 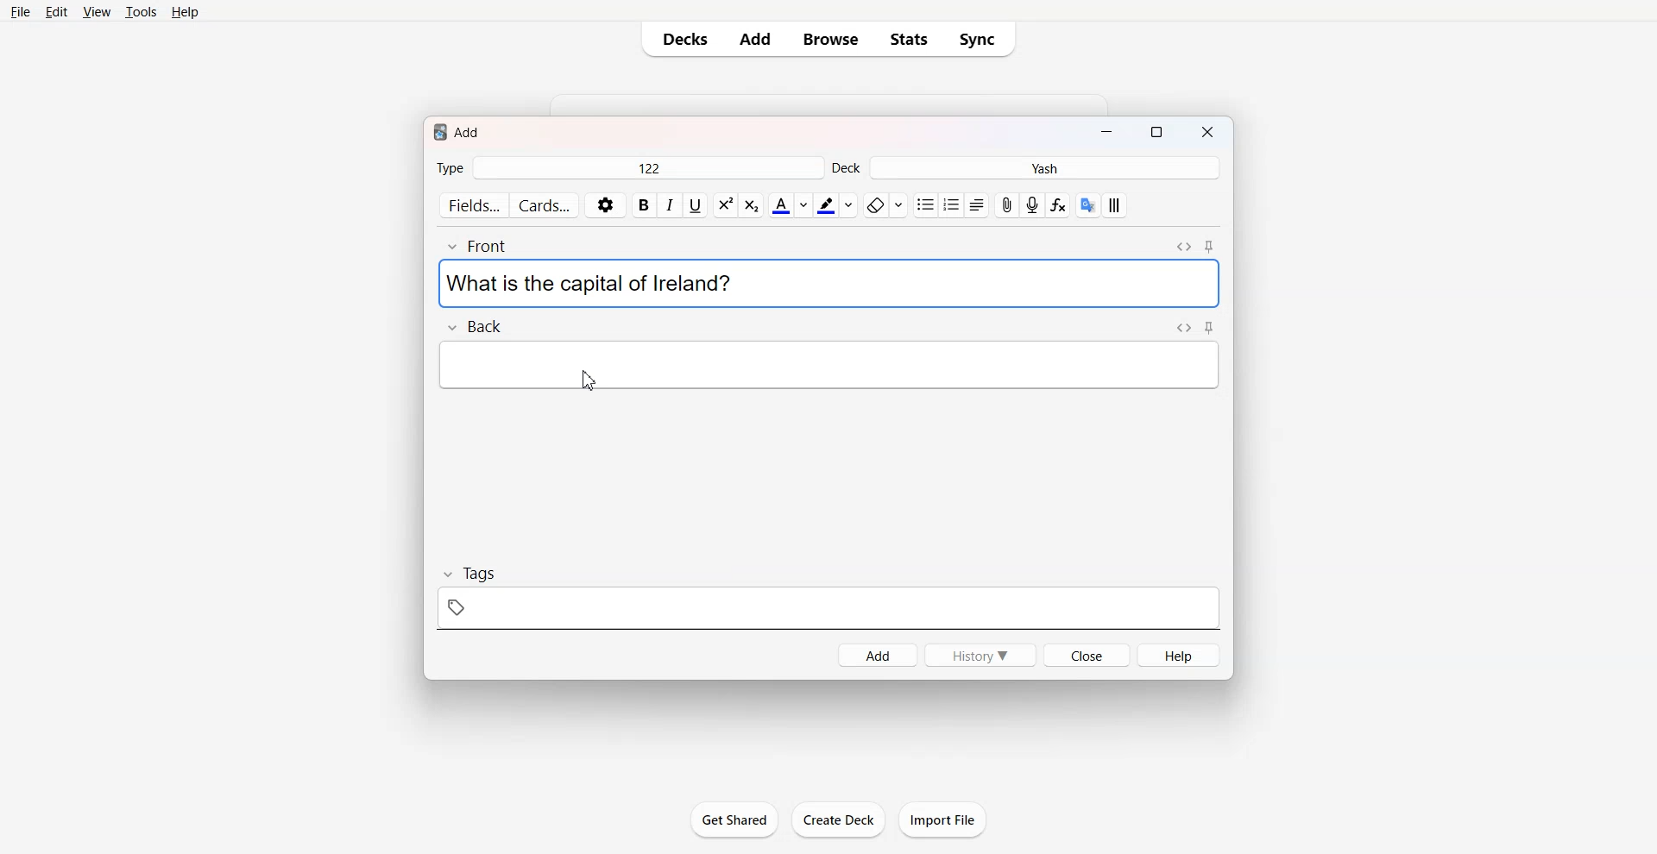 I want to click on Highlight Text Color, so click(x=835, y=205).